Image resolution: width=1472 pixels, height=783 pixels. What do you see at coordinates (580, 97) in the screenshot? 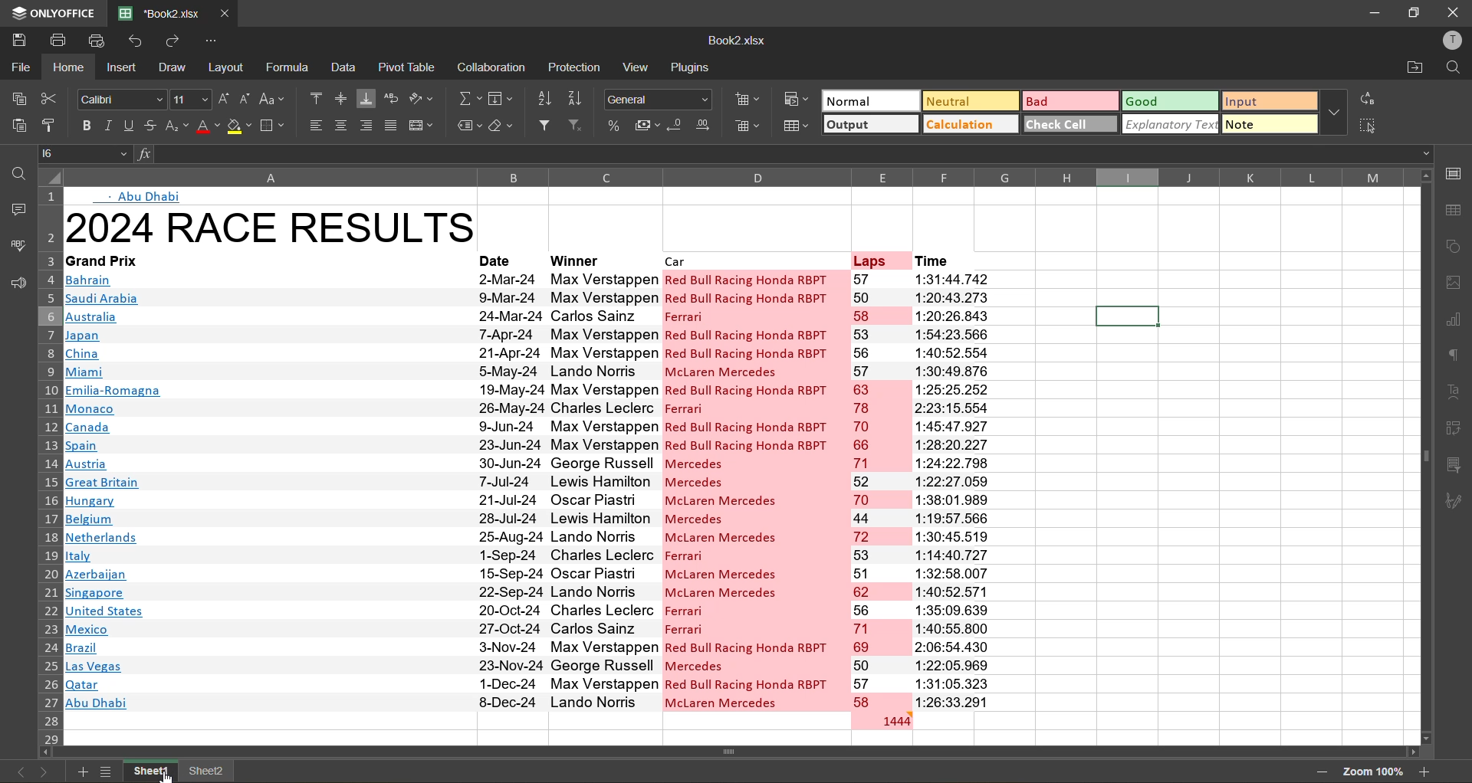
I see `sort descending` at bounding box center [580, 97].